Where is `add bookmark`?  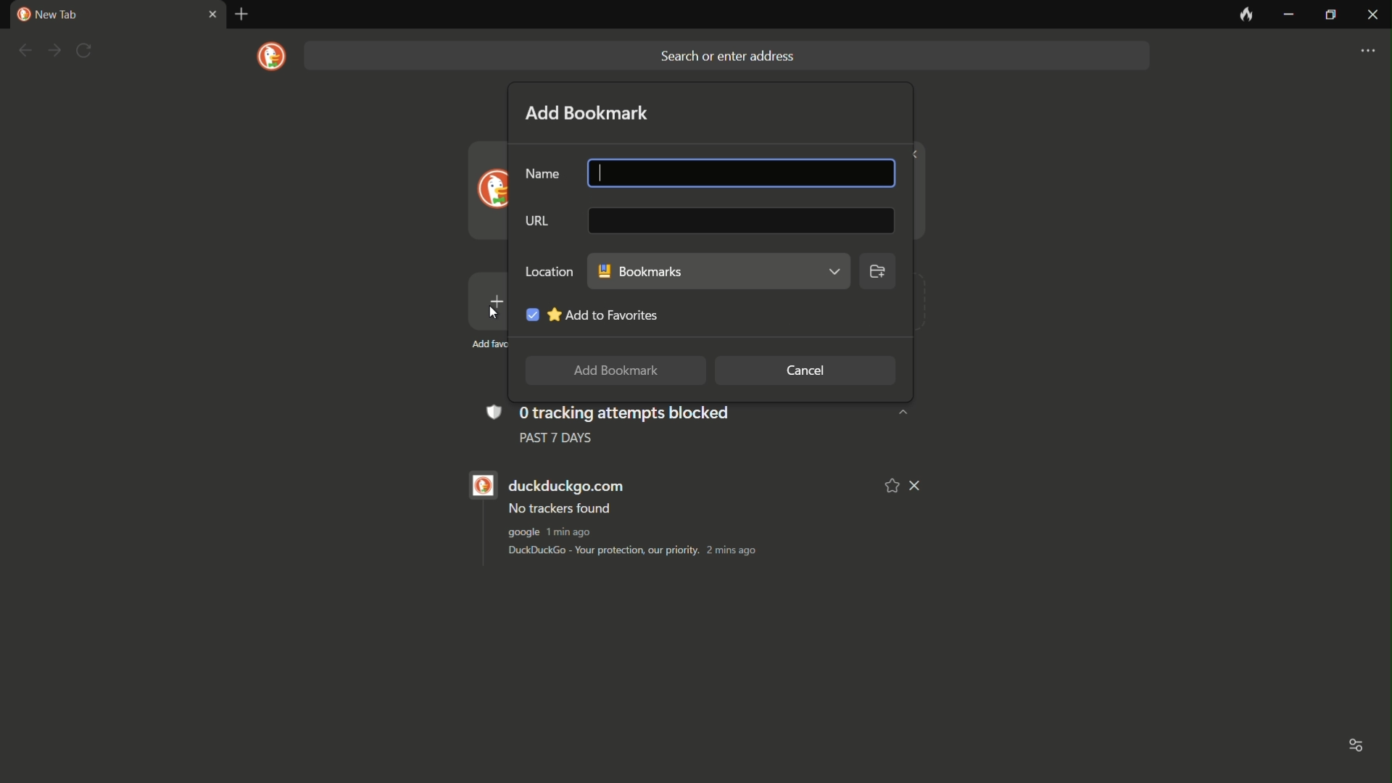
add bookmark is located at coordinates (588, 112).